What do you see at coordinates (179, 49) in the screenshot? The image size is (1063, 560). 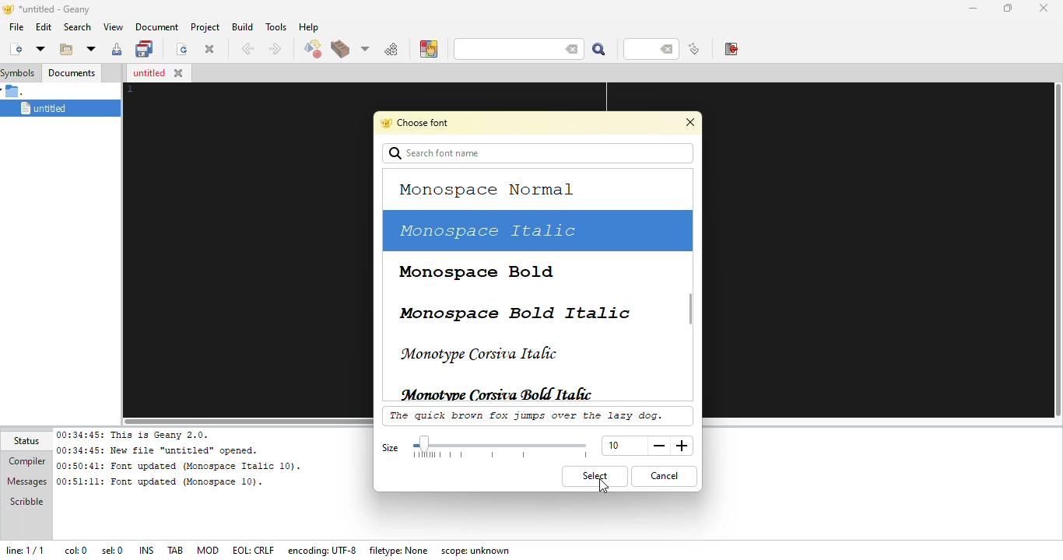 I see `reload` at bounding box center [179, 49].